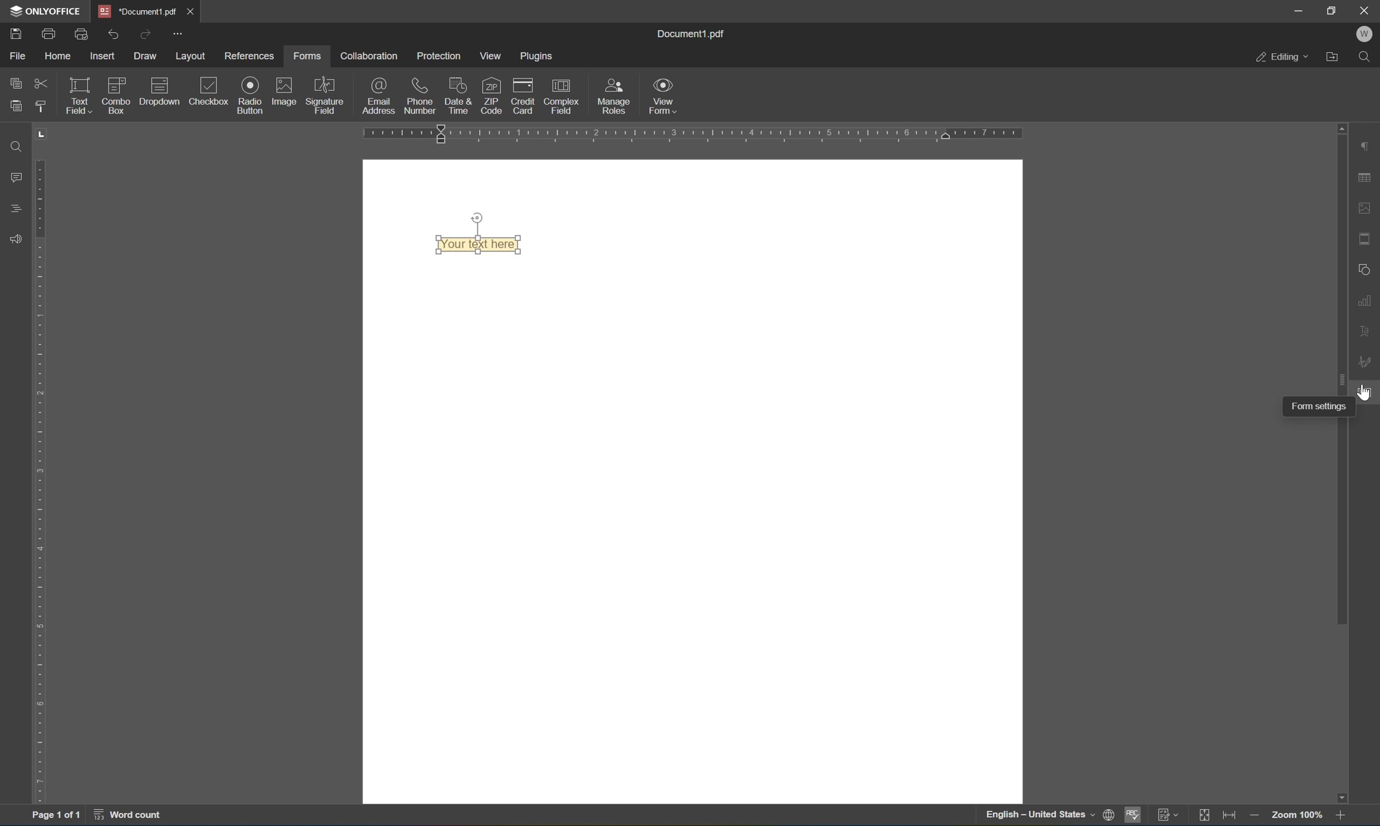  I want to click on cut, so click(42, 85).